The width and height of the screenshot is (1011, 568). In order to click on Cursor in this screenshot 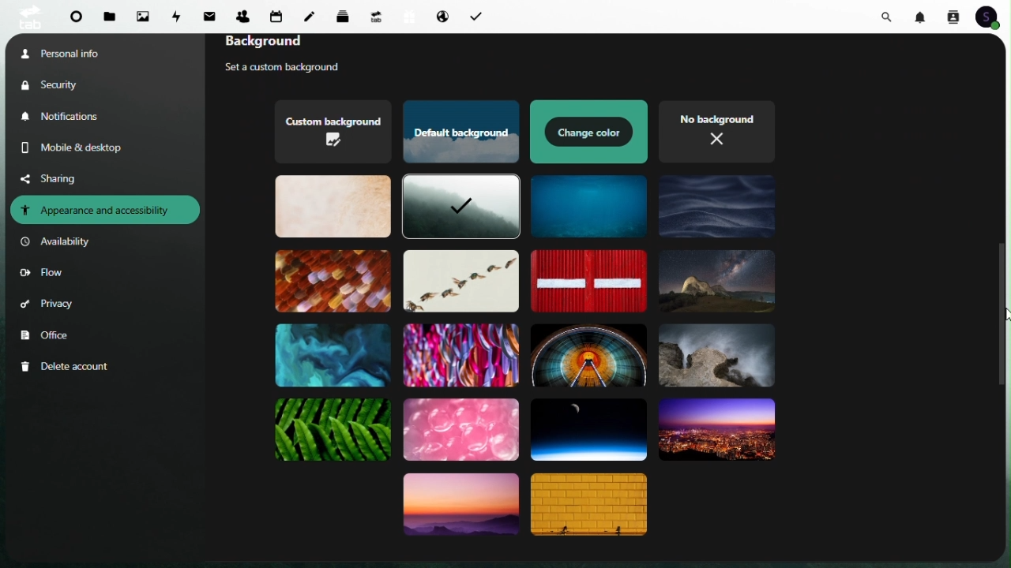, I will do `click(1005, 316)`.